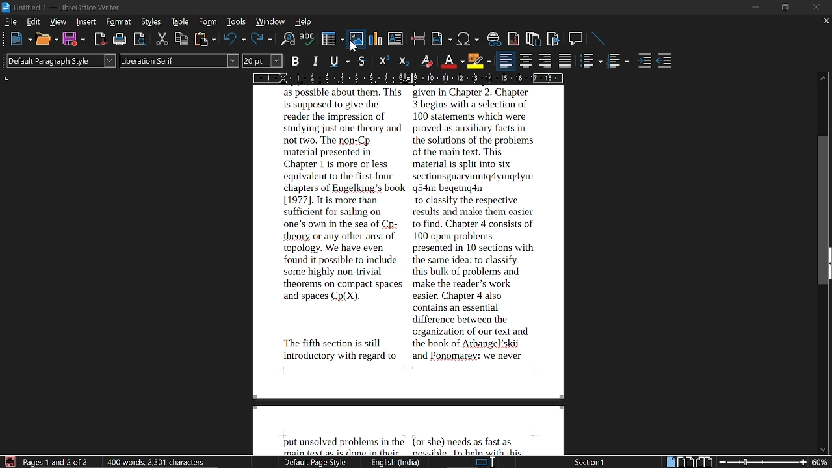 This screenshot has height=468, width=832. Describe the element at coordinates (592, 61) in the screenshot. I see `toggle unordered list` at that location.